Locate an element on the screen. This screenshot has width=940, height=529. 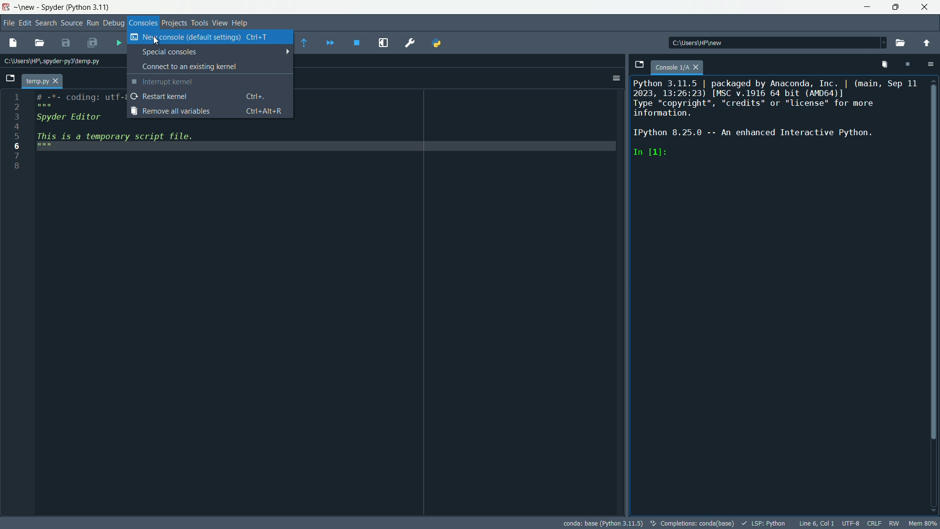
lsp:python is located at coordinates (765, 523).